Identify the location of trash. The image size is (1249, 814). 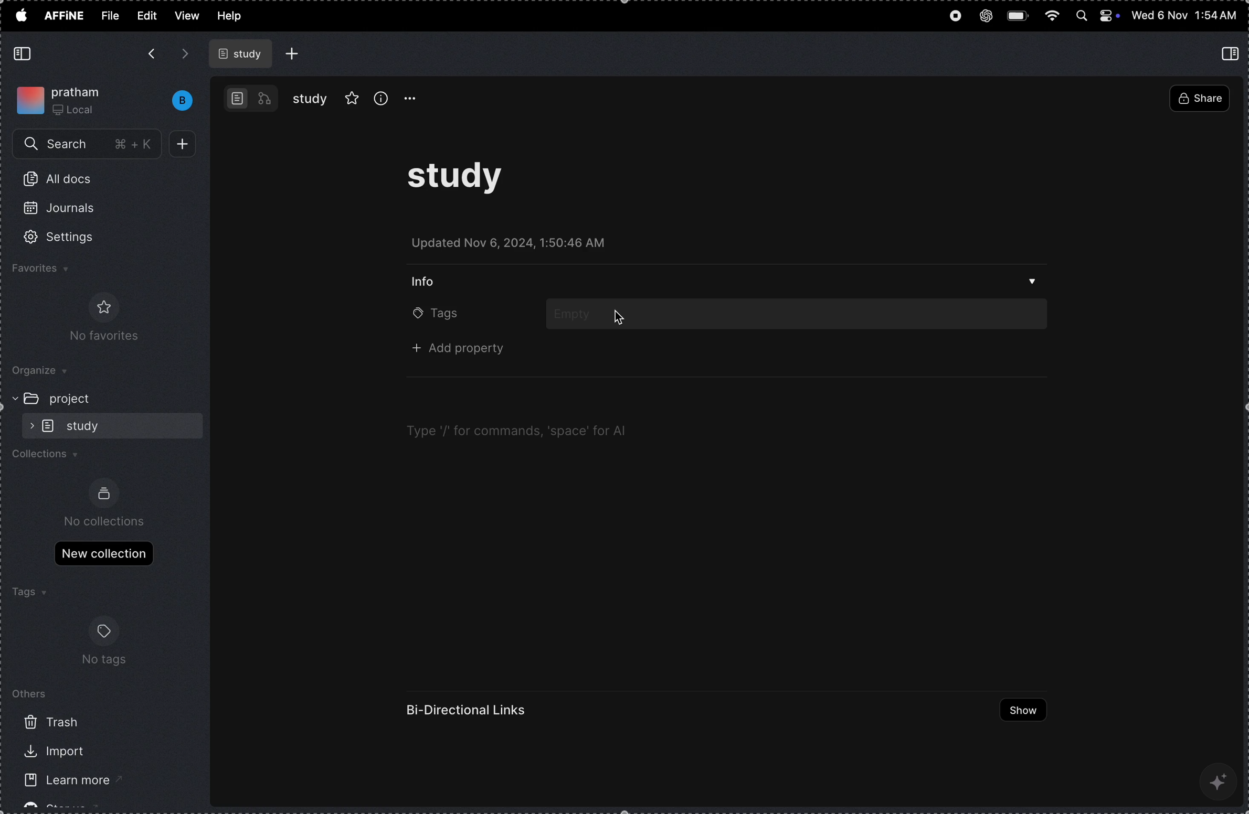
(52, 722).